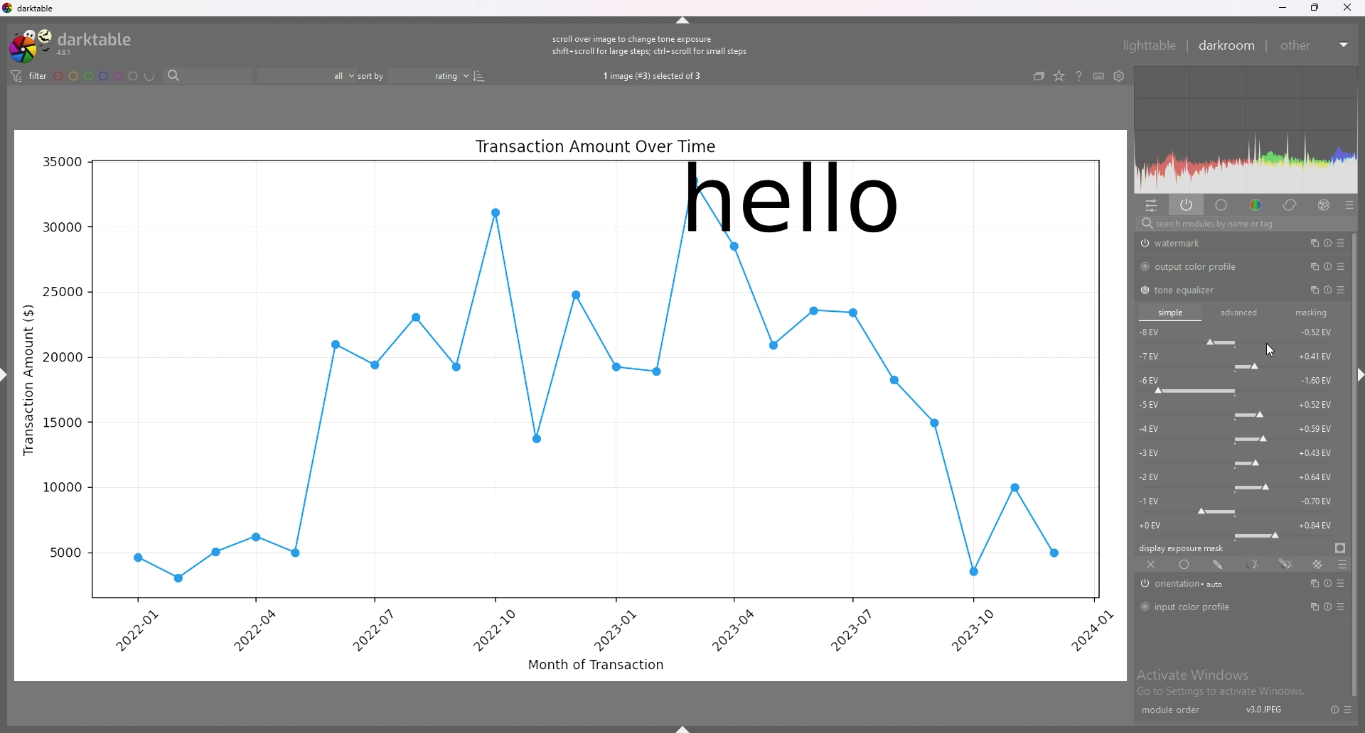 The image size is (1365, 733). What do you see at coordinates (60, 227) in the screenshot?
I see `30000` at bounding box center [60, 227].